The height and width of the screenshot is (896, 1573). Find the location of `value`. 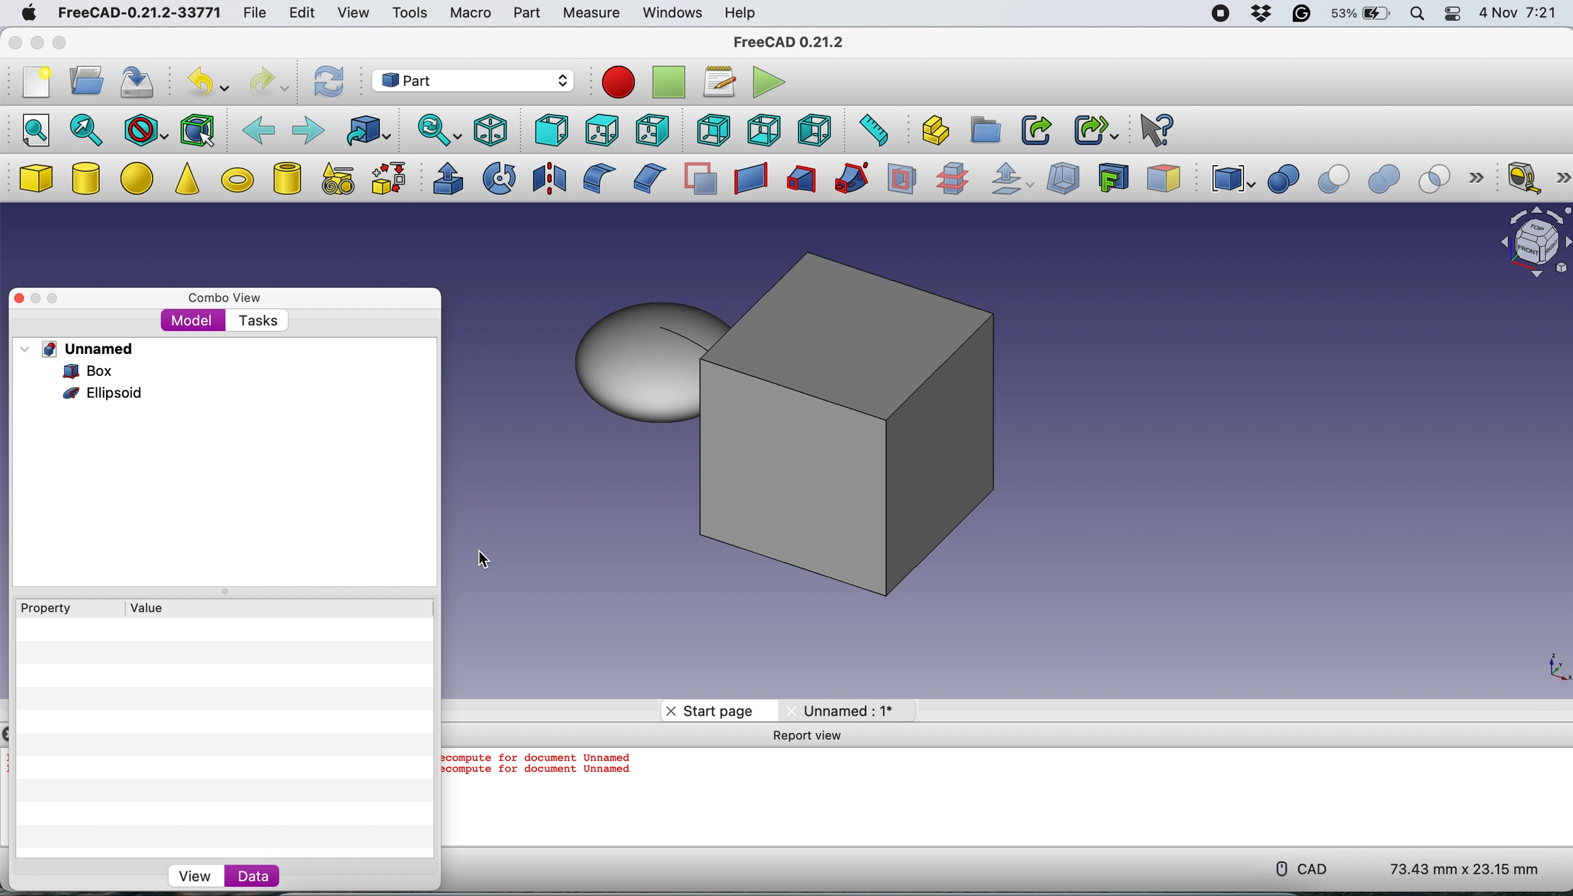

value is located at coordinates (145, 607).